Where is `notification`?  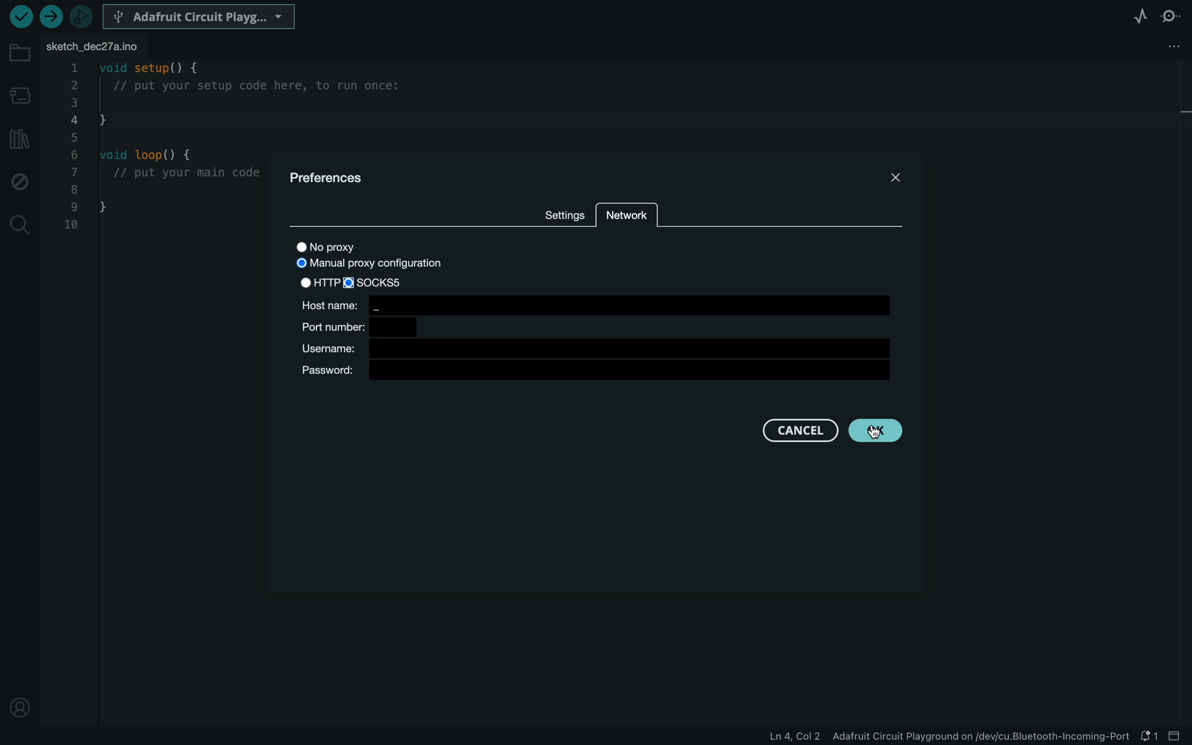 notification is located at coordinates (1148, 736).